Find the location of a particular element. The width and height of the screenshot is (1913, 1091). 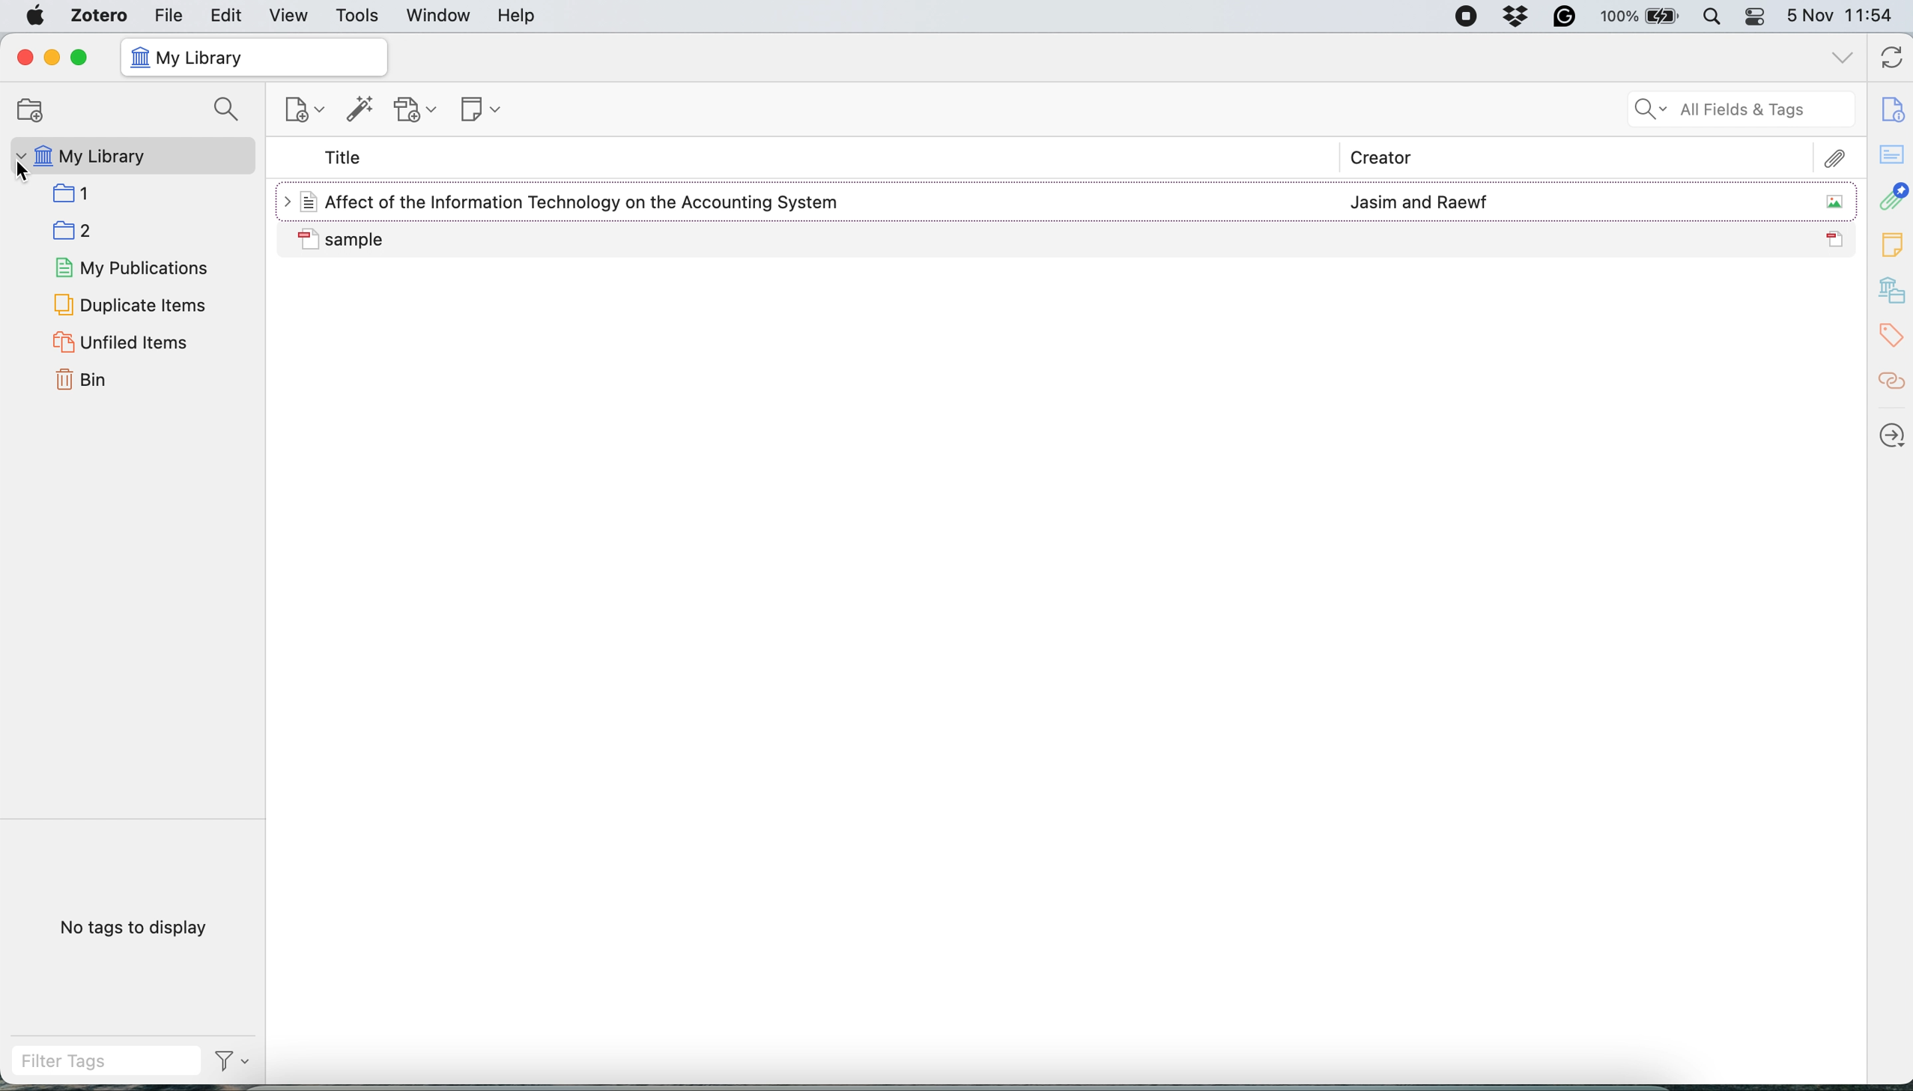

my library is located at coordinates (80, 160).